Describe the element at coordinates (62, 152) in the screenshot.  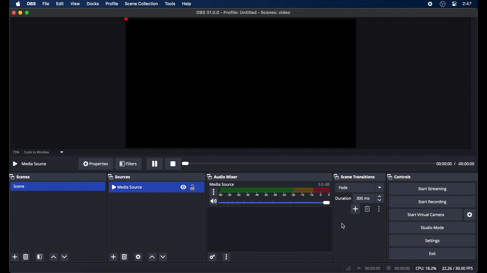
I see `dropdown` at that location.